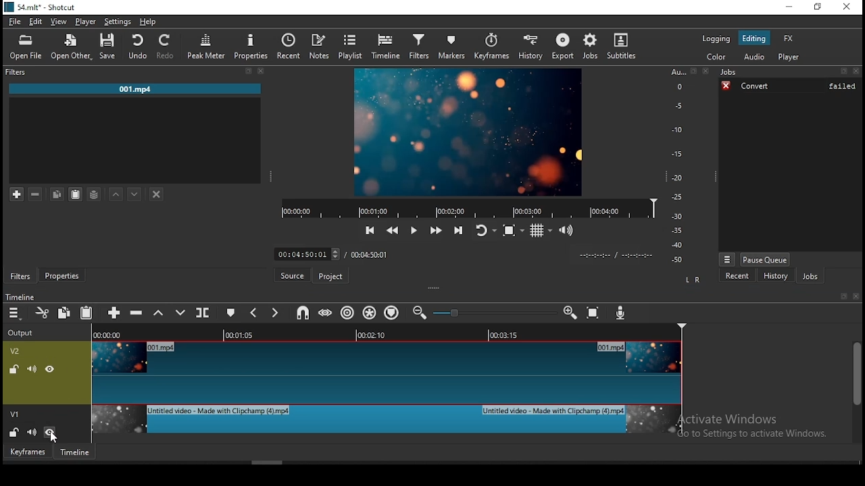 The image size is (865, 486). Describe the element at coordinates (148, 22) in the screenshot. I see `help` at that location.